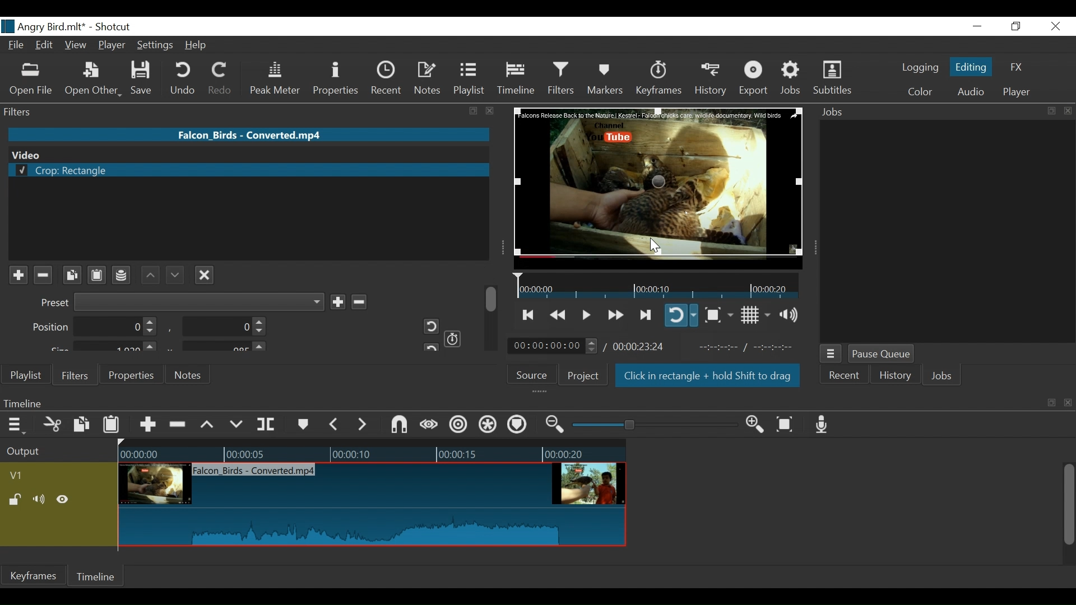 Image resolution: width=1076 pixels, height=605 pixels. Describe the element at coordinates (8, 26) in the screenshot. I see `logo` at that location.